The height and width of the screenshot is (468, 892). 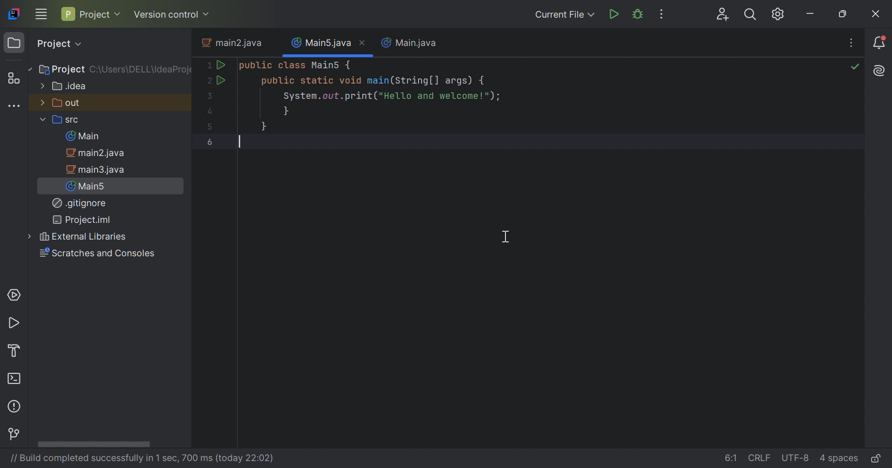 I want to click on Run, so click(x=16, y=324).